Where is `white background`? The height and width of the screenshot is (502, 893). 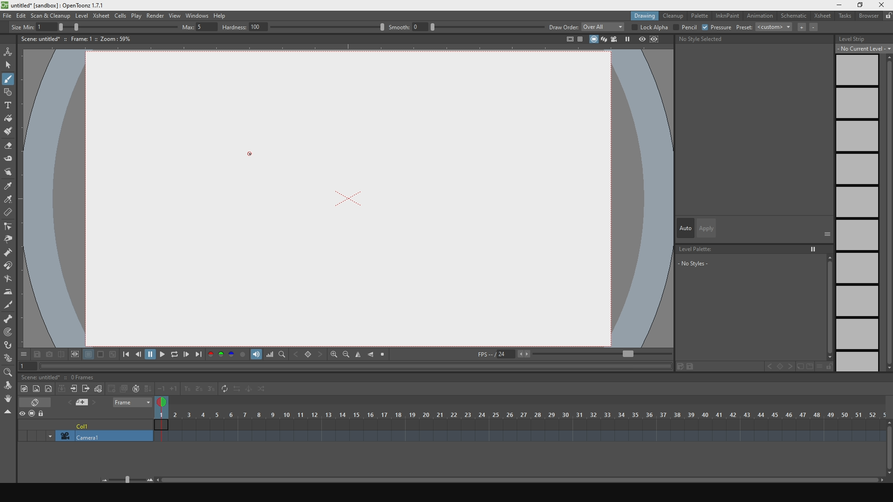 white background is located at coordinates (88, 356).